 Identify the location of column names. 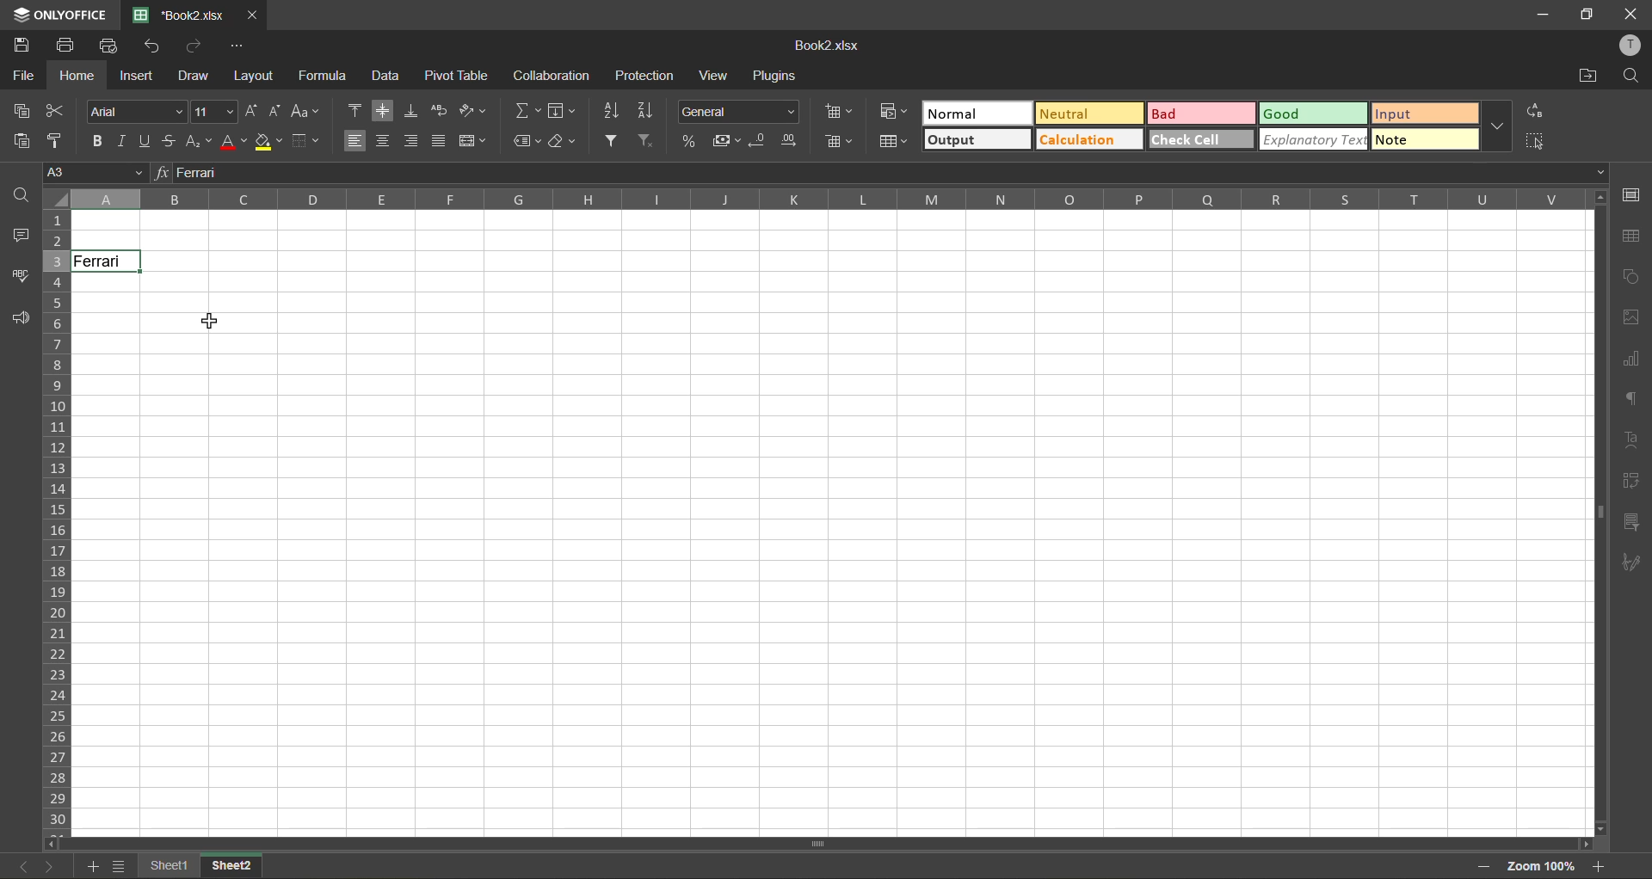
(811, 199).